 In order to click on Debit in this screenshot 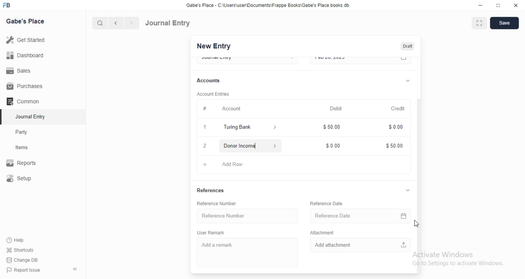, I will do `click(336, 109)`.